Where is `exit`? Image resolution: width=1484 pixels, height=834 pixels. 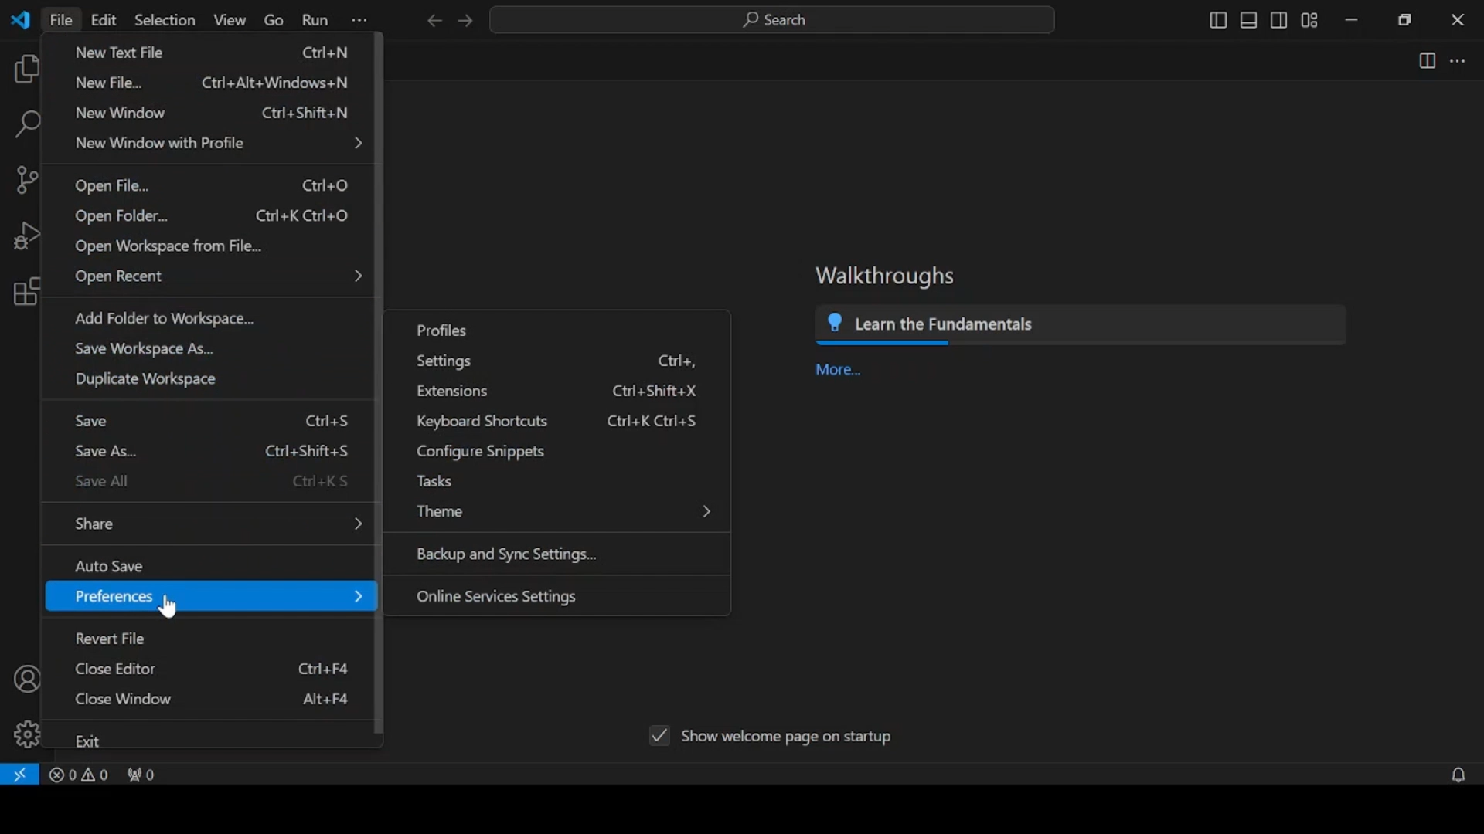
exit is located at coordinates (89, 740).